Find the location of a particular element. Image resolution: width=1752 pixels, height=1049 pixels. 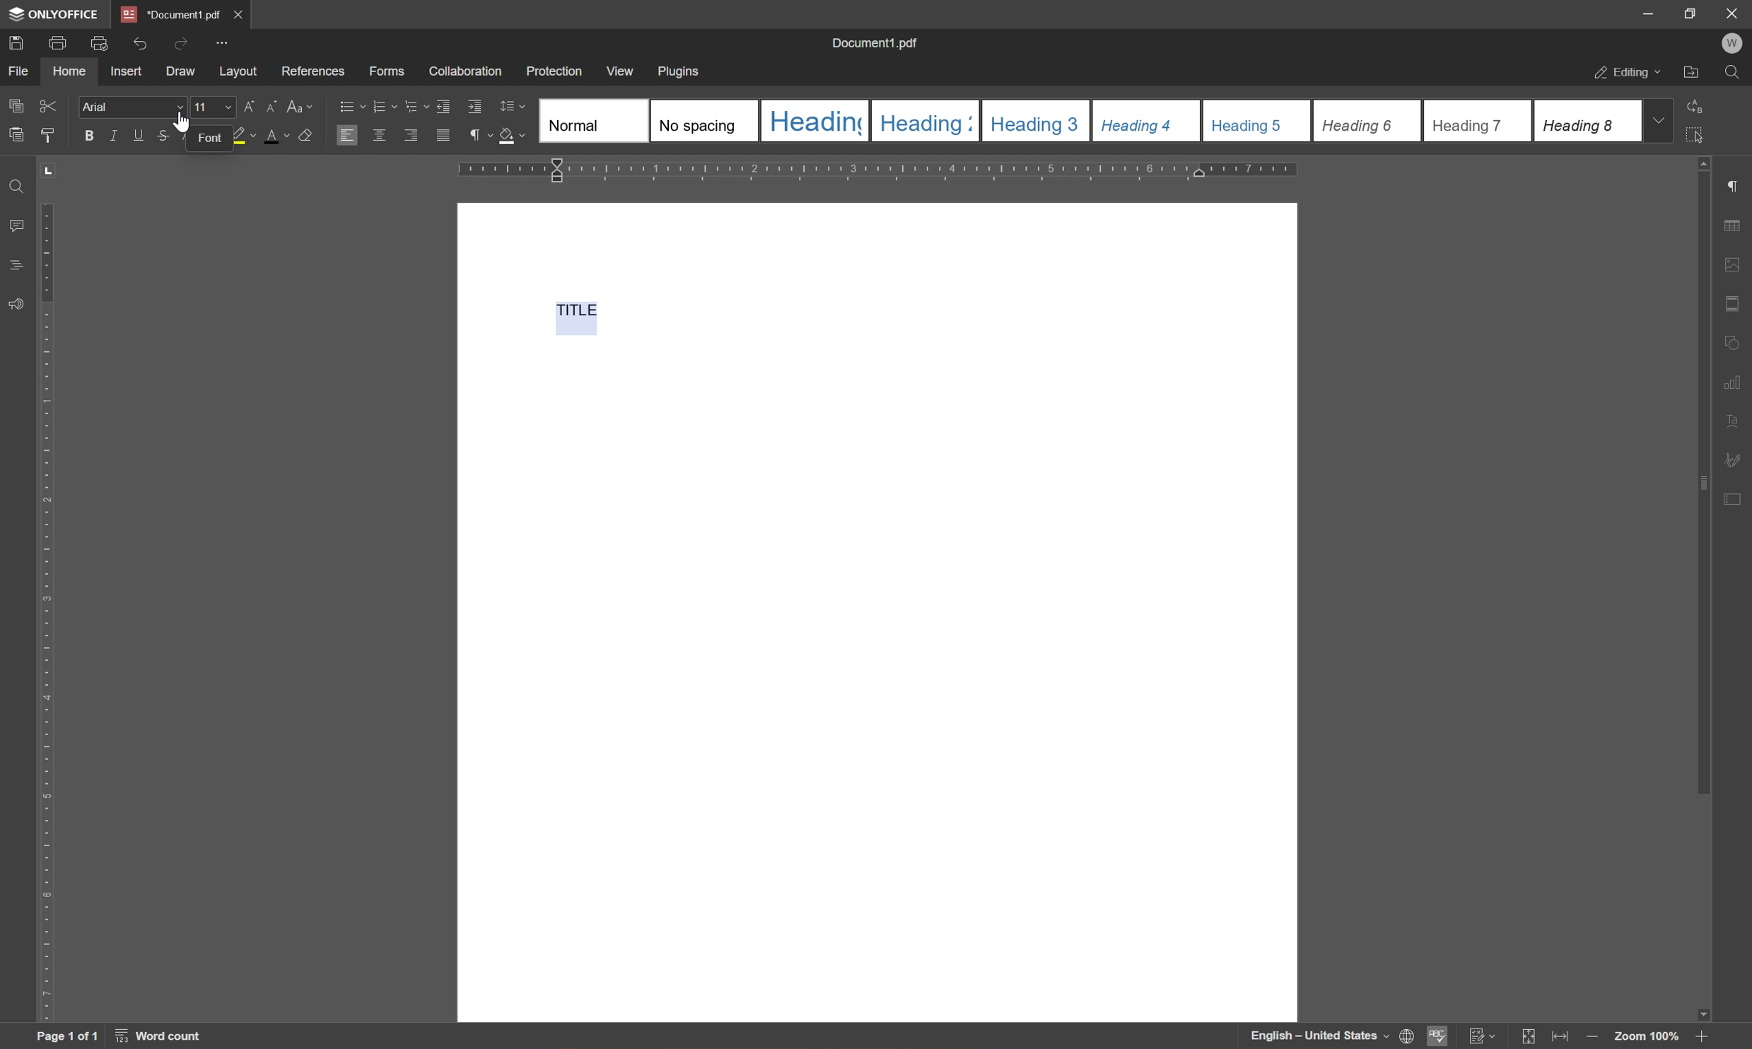

non printing characters is located at coordinates (480, 136).